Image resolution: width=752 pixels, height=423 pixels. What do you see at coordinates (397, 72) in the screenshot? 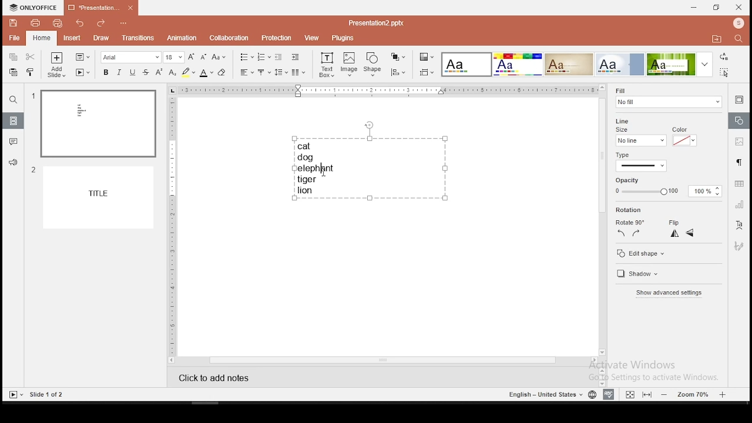
I see `align objects` at bounding box center [397, 72].